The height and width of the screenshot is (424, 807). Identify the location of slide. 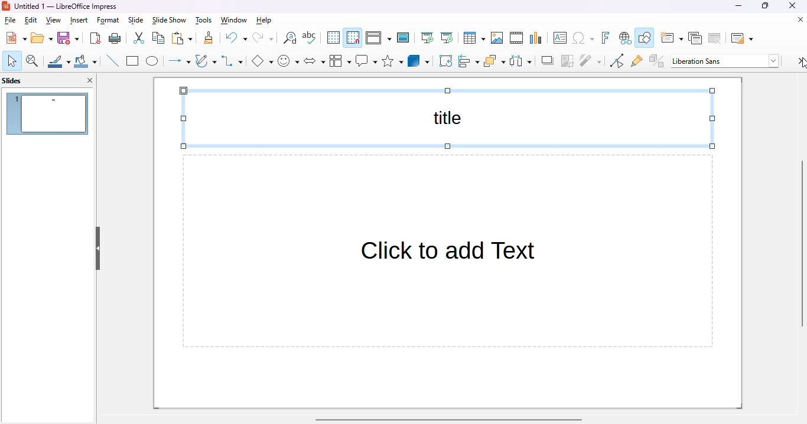
(136, 21).